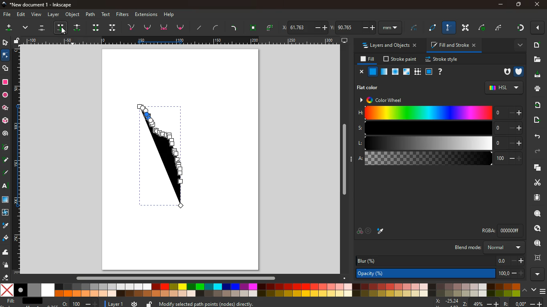  Describe the element at coordinates (534, 182) in the screenshot. I see `cut` at that location.